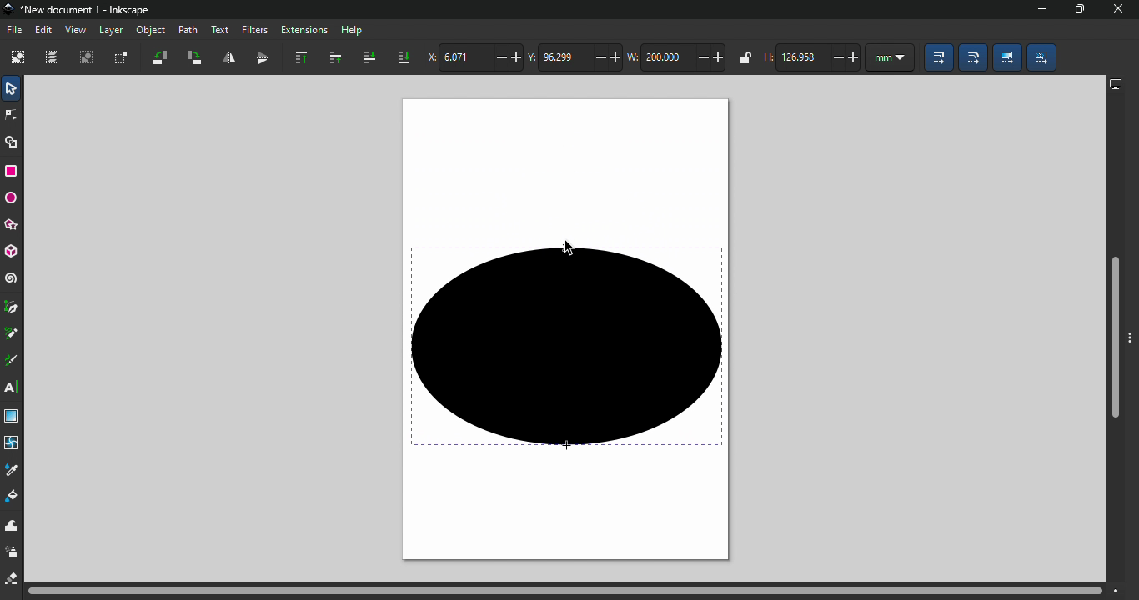 The width and height of the screenshot is (1139, 600). I want to click on Shape builder tool, so click(12, 142).